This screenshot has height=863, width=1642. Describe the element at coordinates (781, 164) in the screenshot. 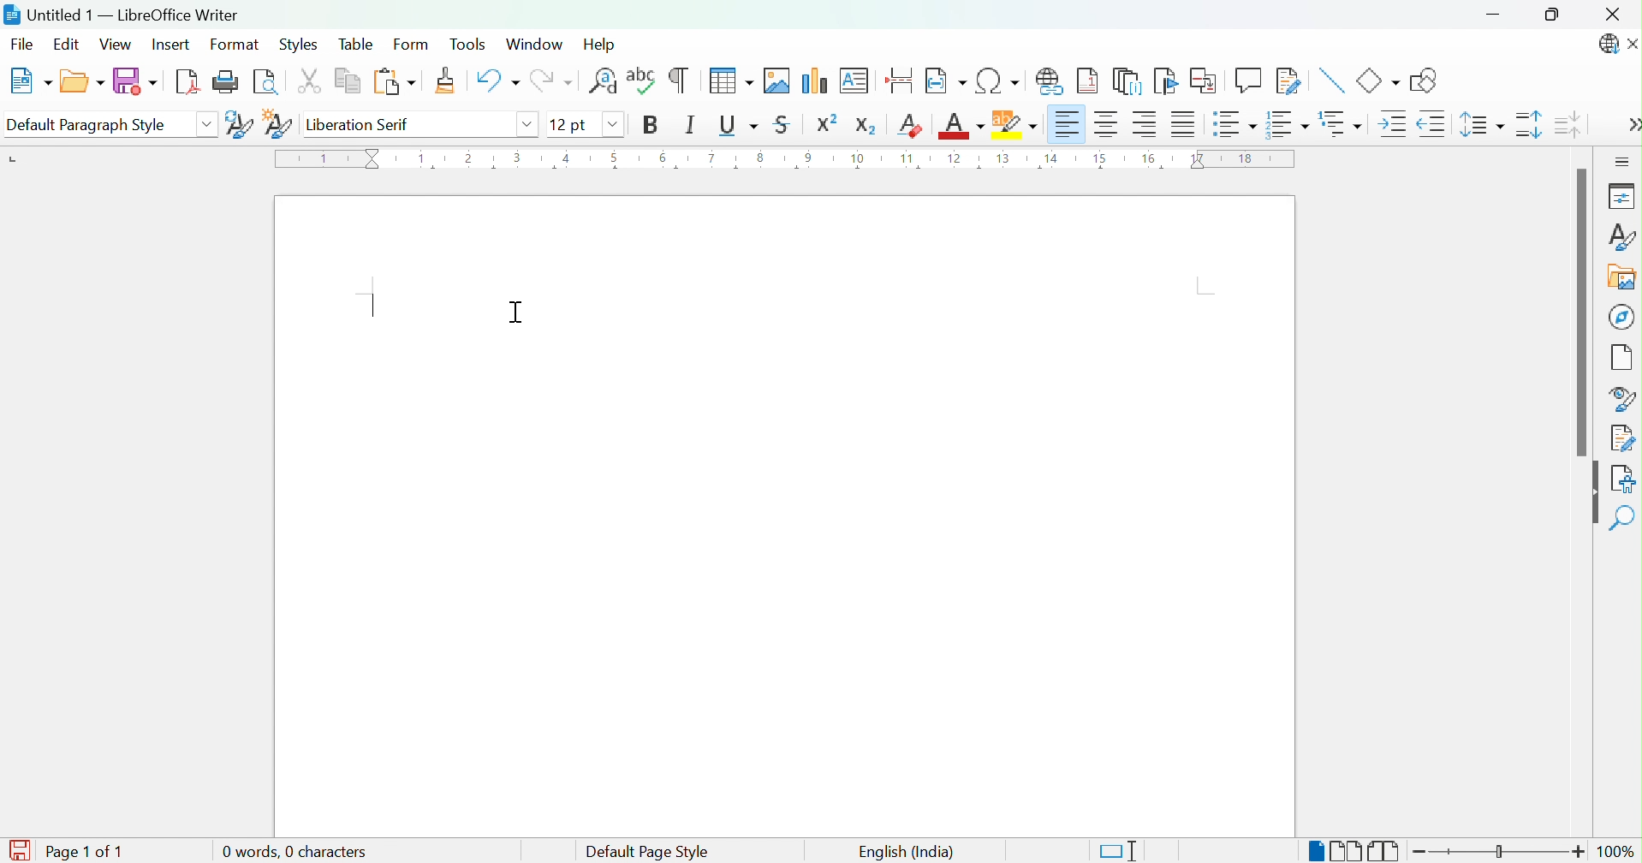

I see `Ruler` at that location.